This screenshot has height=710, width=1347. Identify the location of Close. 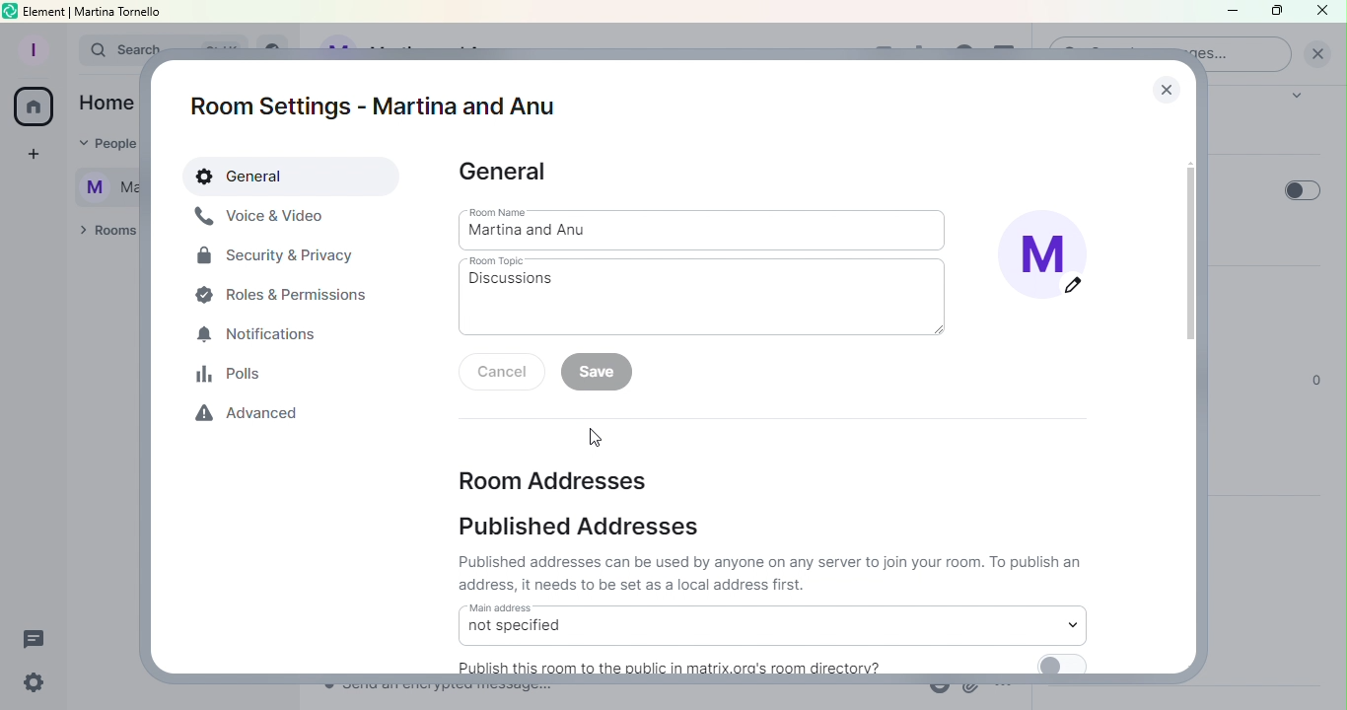
(1162, 84).